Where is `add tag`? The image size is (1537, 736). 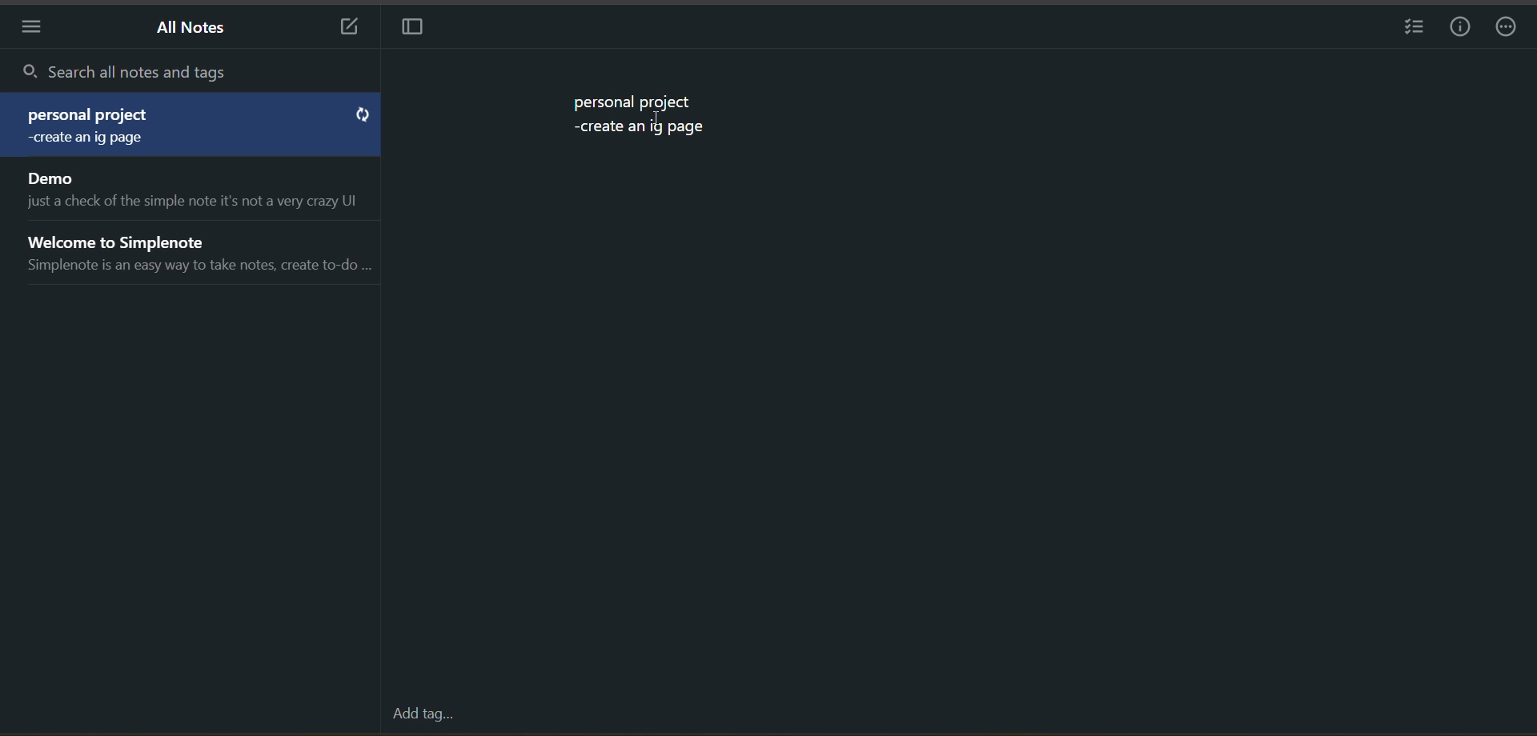 add tag is located at coordinates (423, 714).